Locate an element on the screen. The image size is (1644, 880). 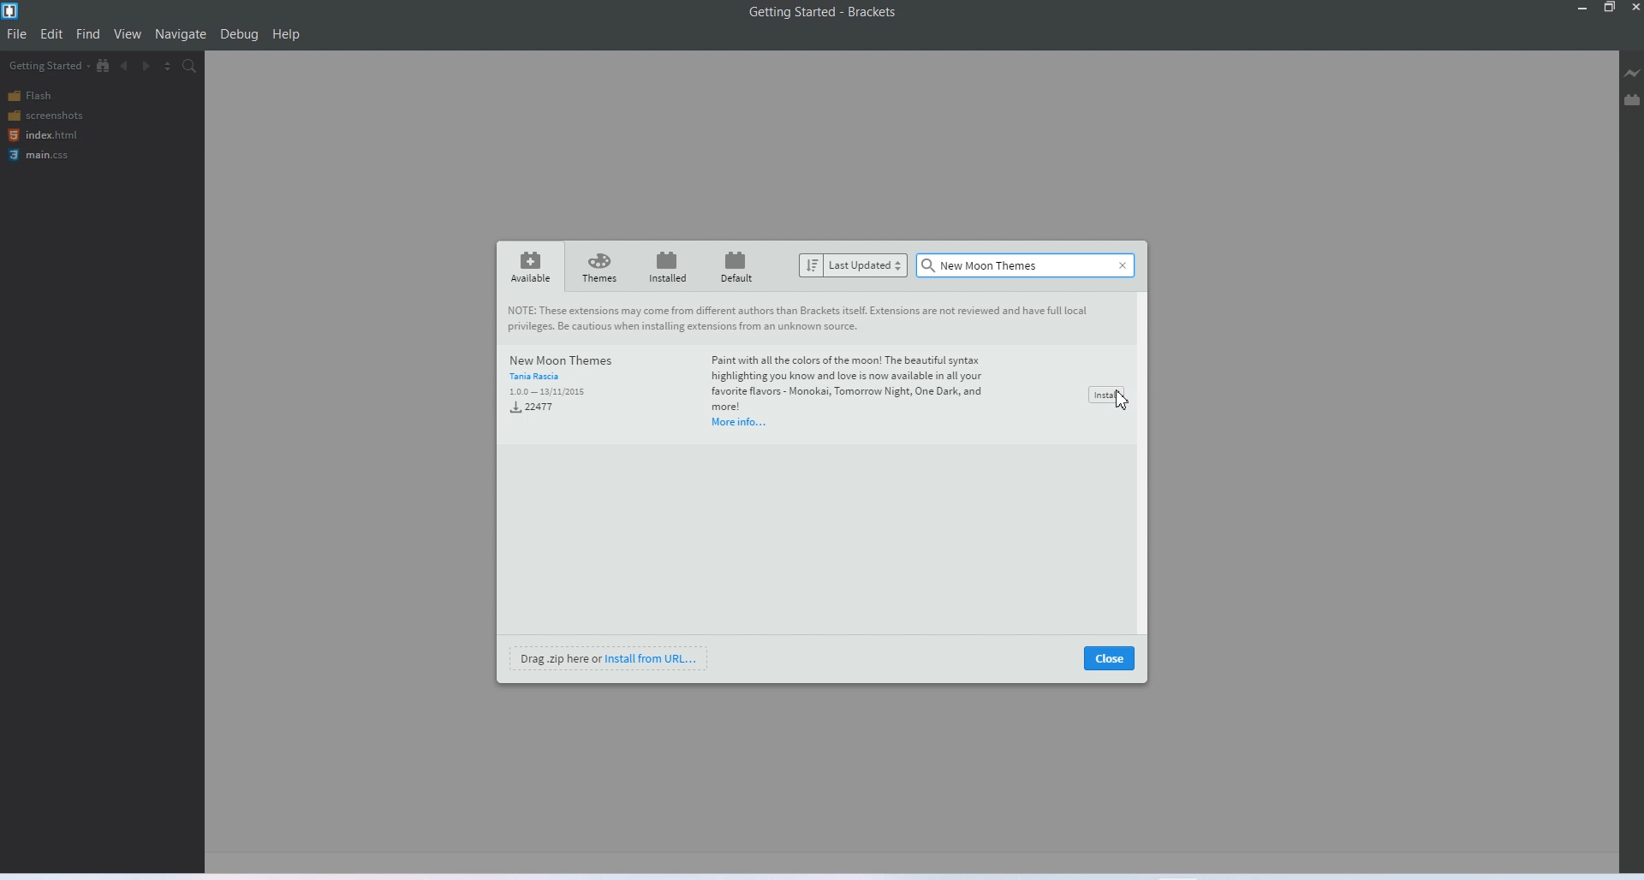
More info... is located at coordinates (742, 425).